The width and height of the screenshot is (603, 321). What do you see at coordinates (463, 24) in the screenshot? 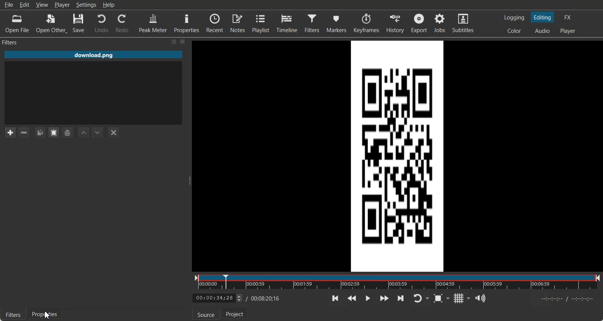
I see `Subtitles` at bounding box center [463, 24].